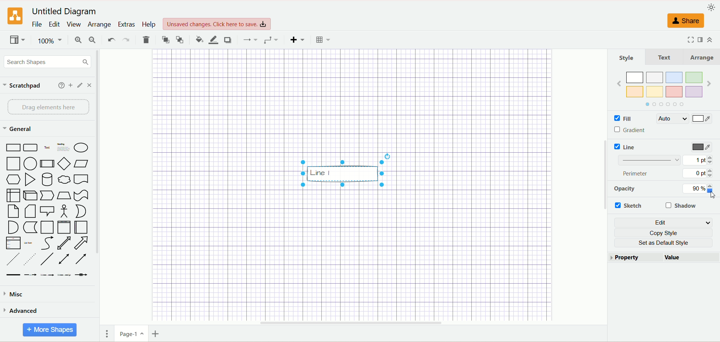 The width and height of the screenshot is (720, 342). Describe the element at coordinates (100, 25) in the screenshot. I see `arrange` at that location.